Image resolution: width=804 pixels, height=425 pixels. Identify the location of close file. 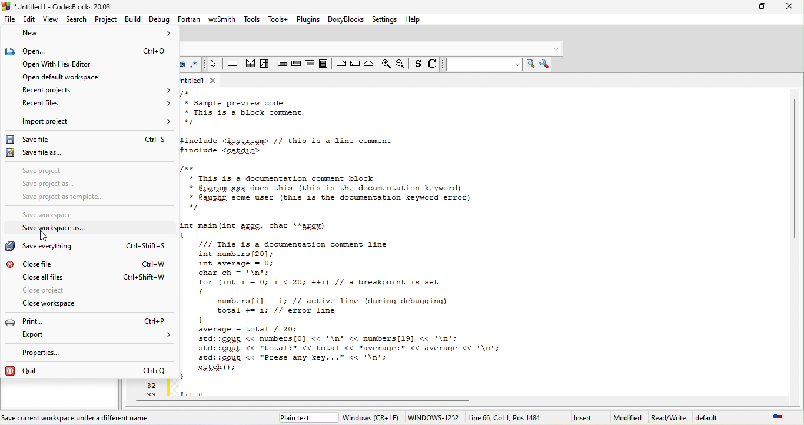
(89, 264).